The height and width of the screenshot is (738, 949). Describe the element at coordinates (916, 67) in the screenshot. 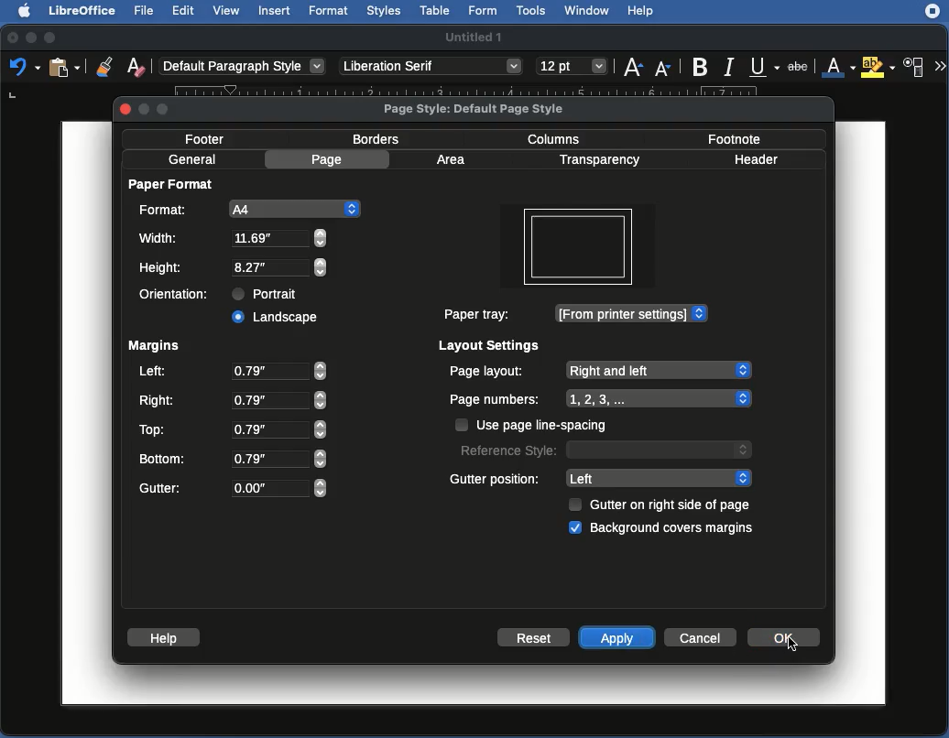

I see `Character` at that location.